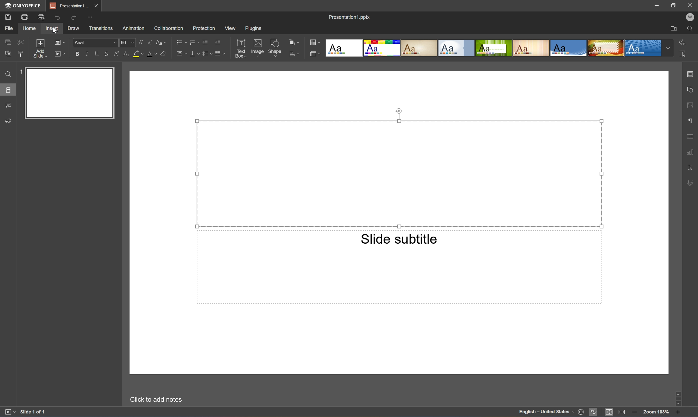 The image size is (698, 417). Describe the element at coordinates (39, 410) in the screenshot. I see `Slide 1 of 1` at that location.